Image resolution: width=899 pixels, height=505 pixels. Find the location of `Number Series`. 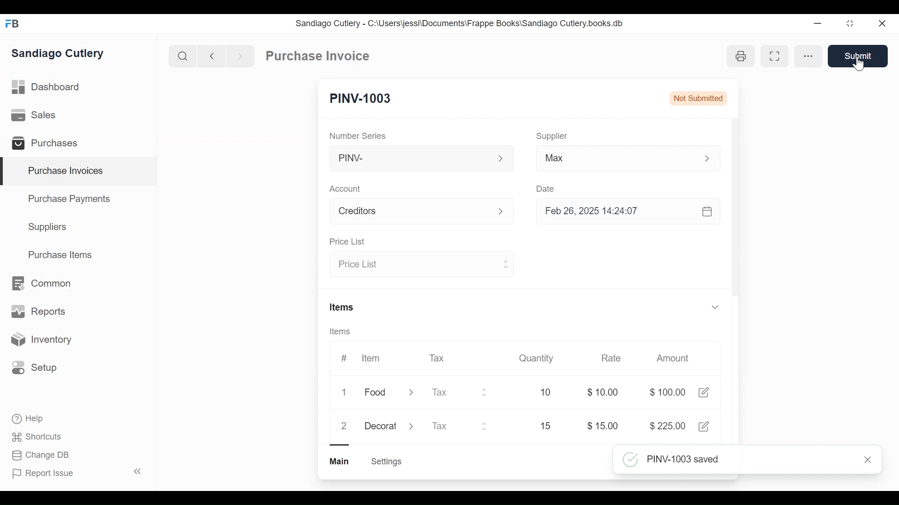

Number Series is located at coordinates (359, 136).